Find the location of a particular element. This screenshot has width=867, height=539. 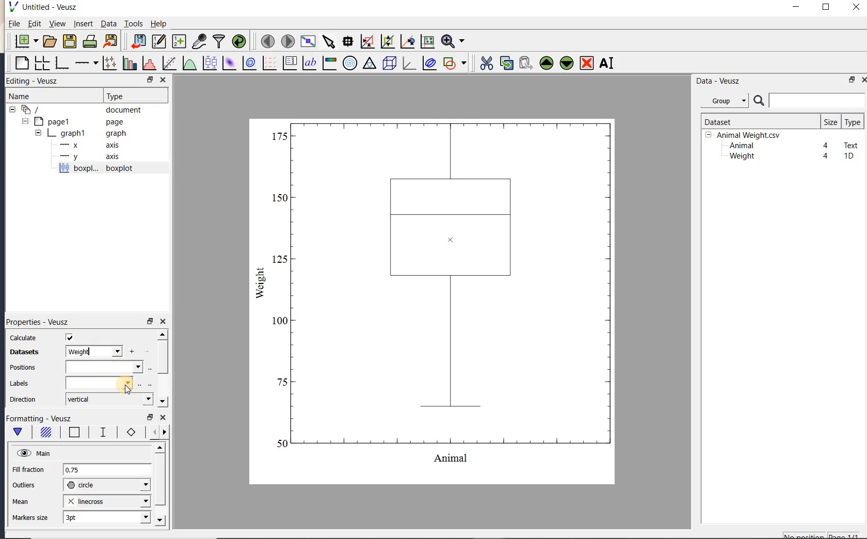

new document is located at coordinates (24, 41).